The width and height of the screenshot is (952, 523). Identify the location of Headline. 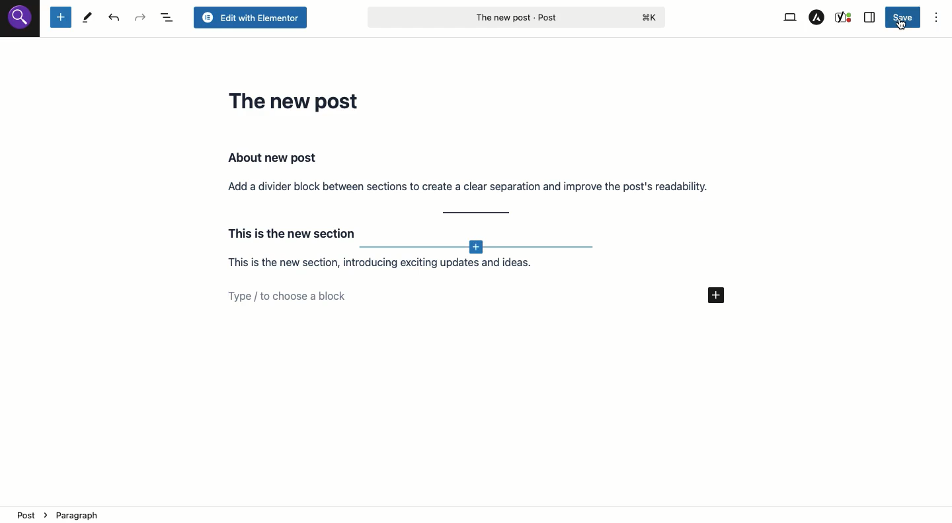
(297, 100).